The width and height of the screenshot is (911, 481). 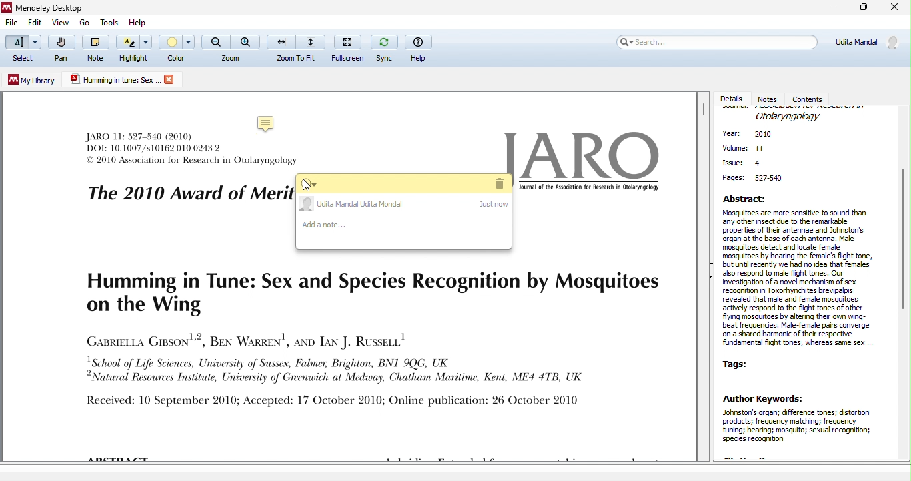 I want to click on zoom, so click(x=231, y=48).